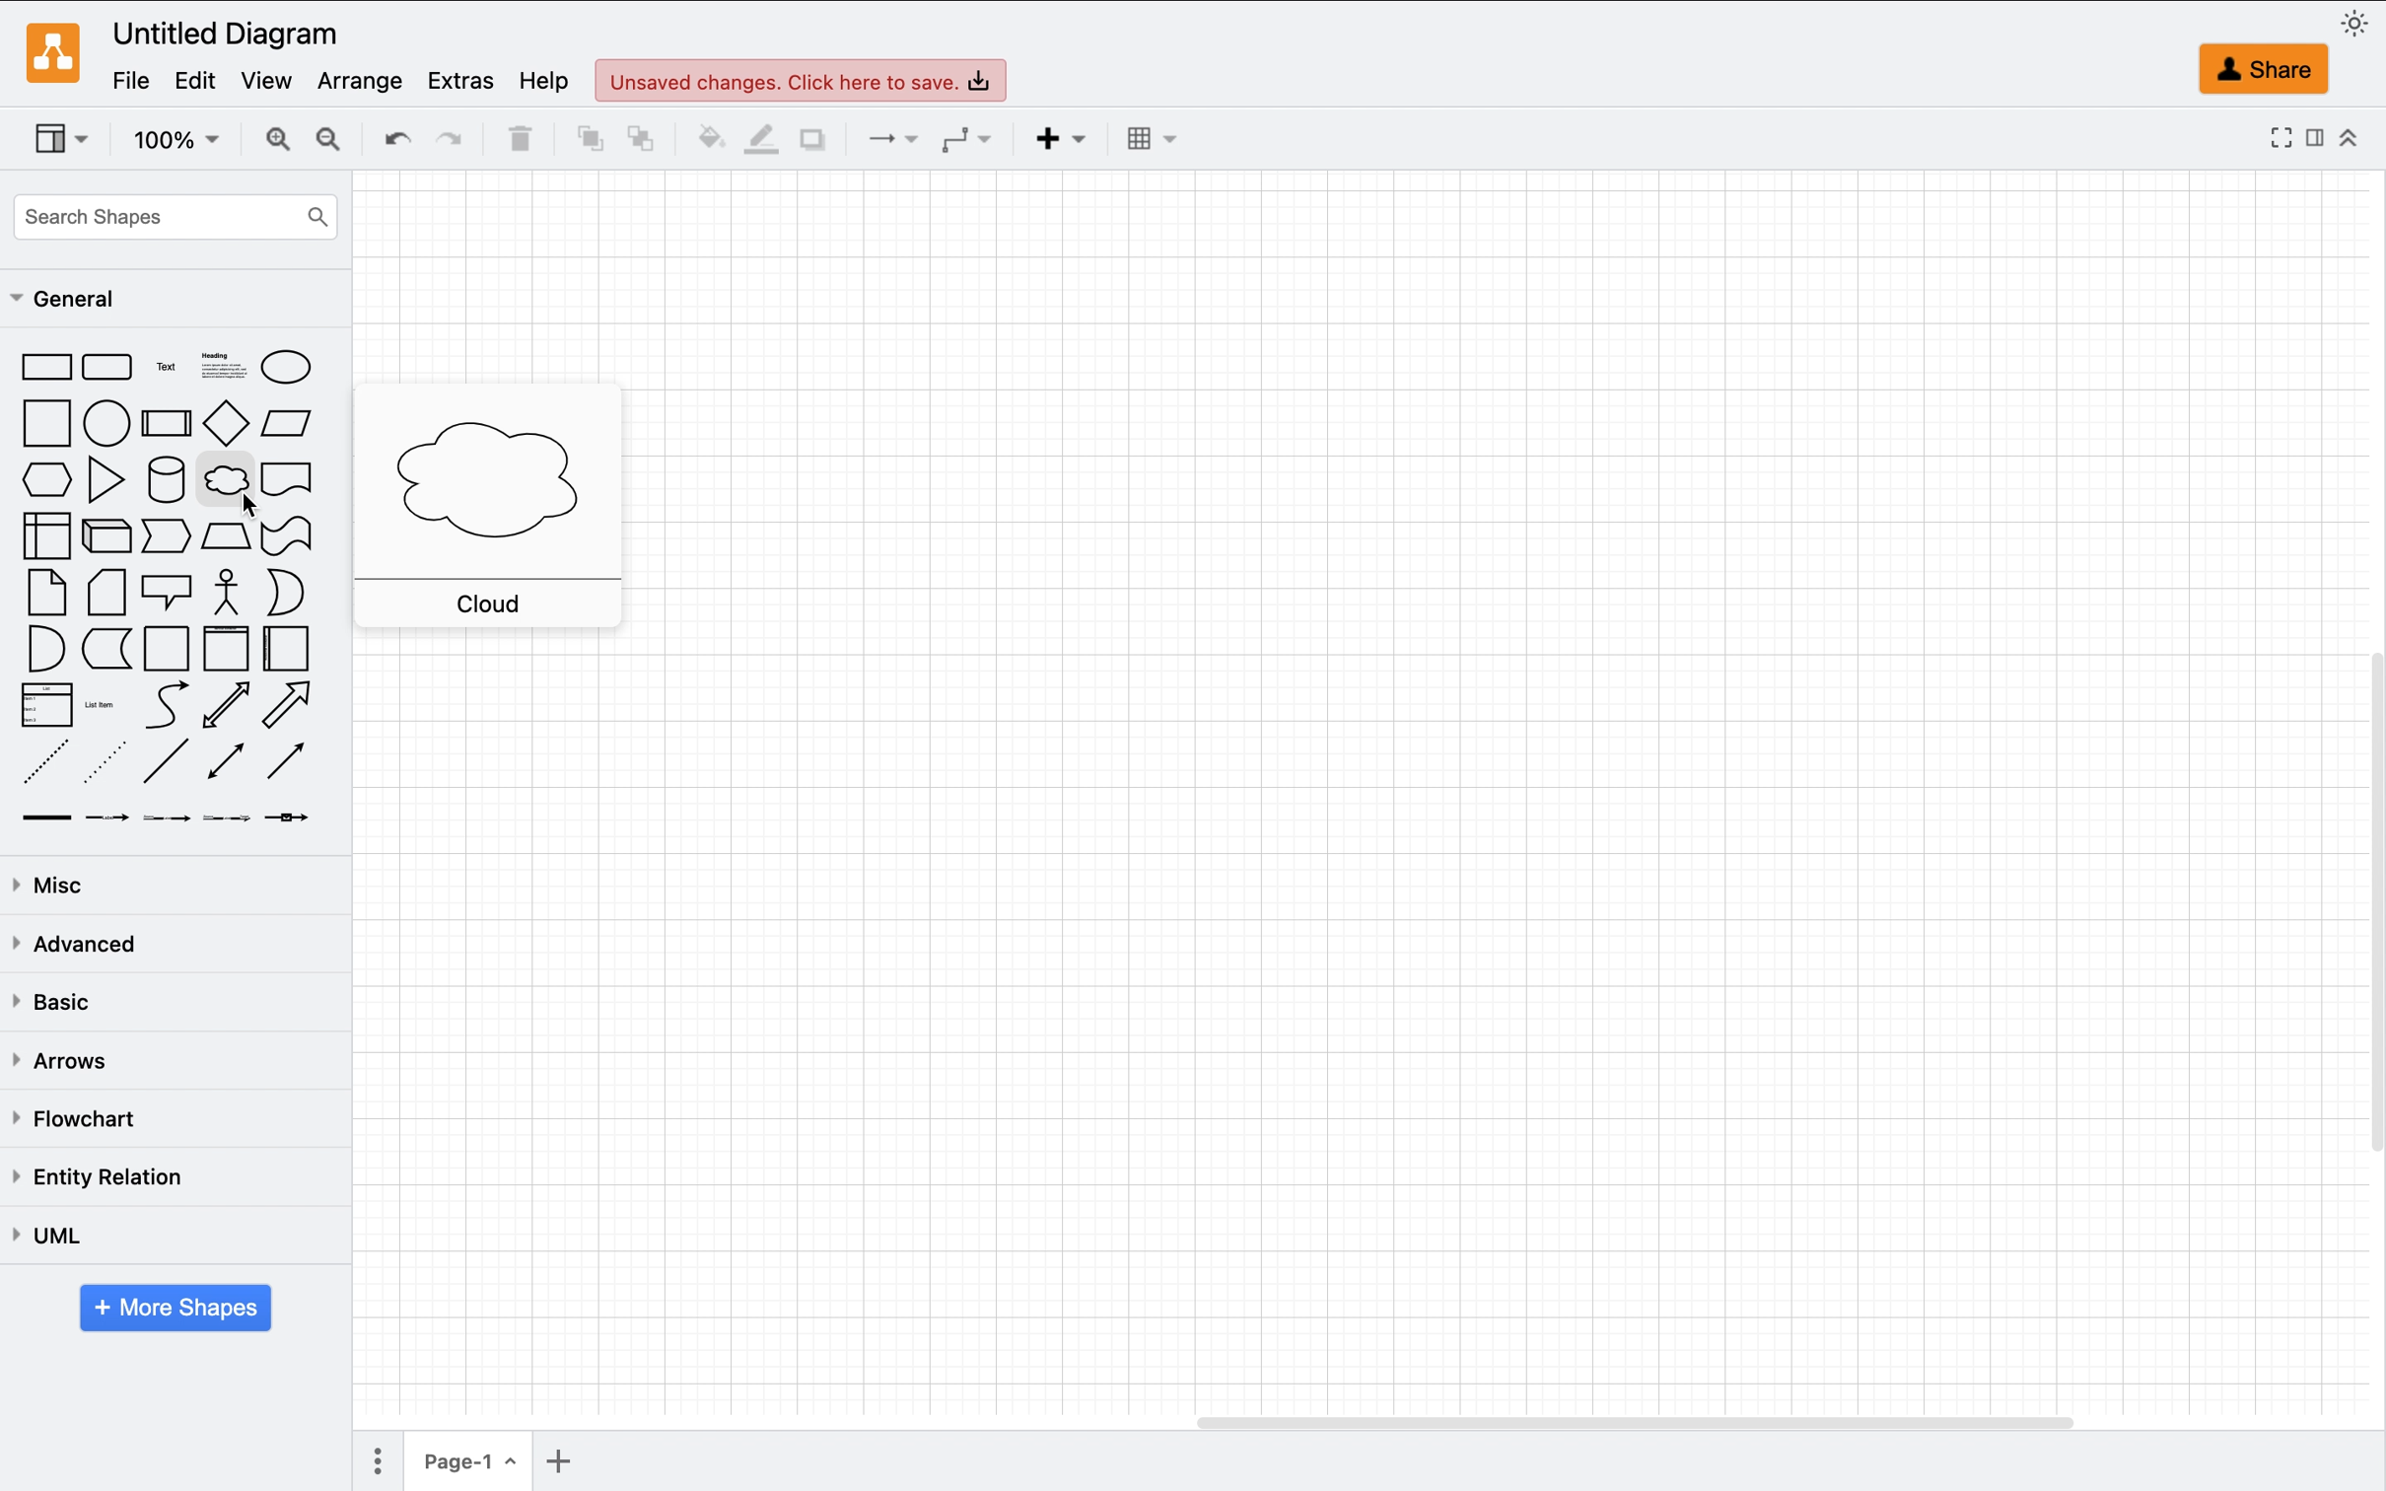  What do you see at coordinates (301, 706) in the screenshot?
I see `directional arrow` at bounding box center [301, 706].